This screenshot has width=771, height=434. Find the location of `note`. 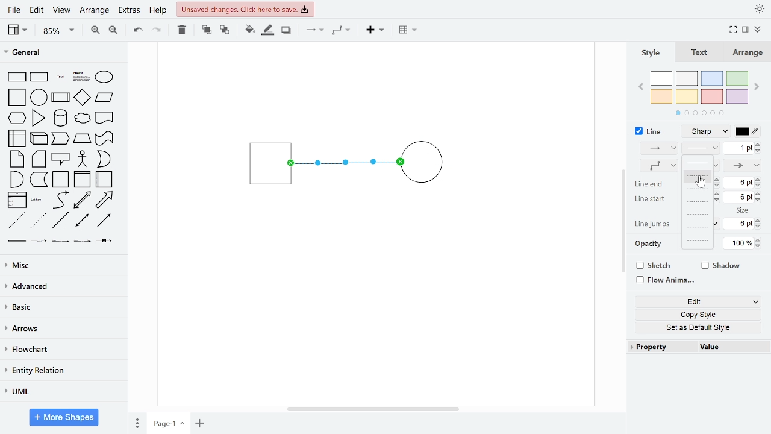

note is located at coordinates (18, 159).